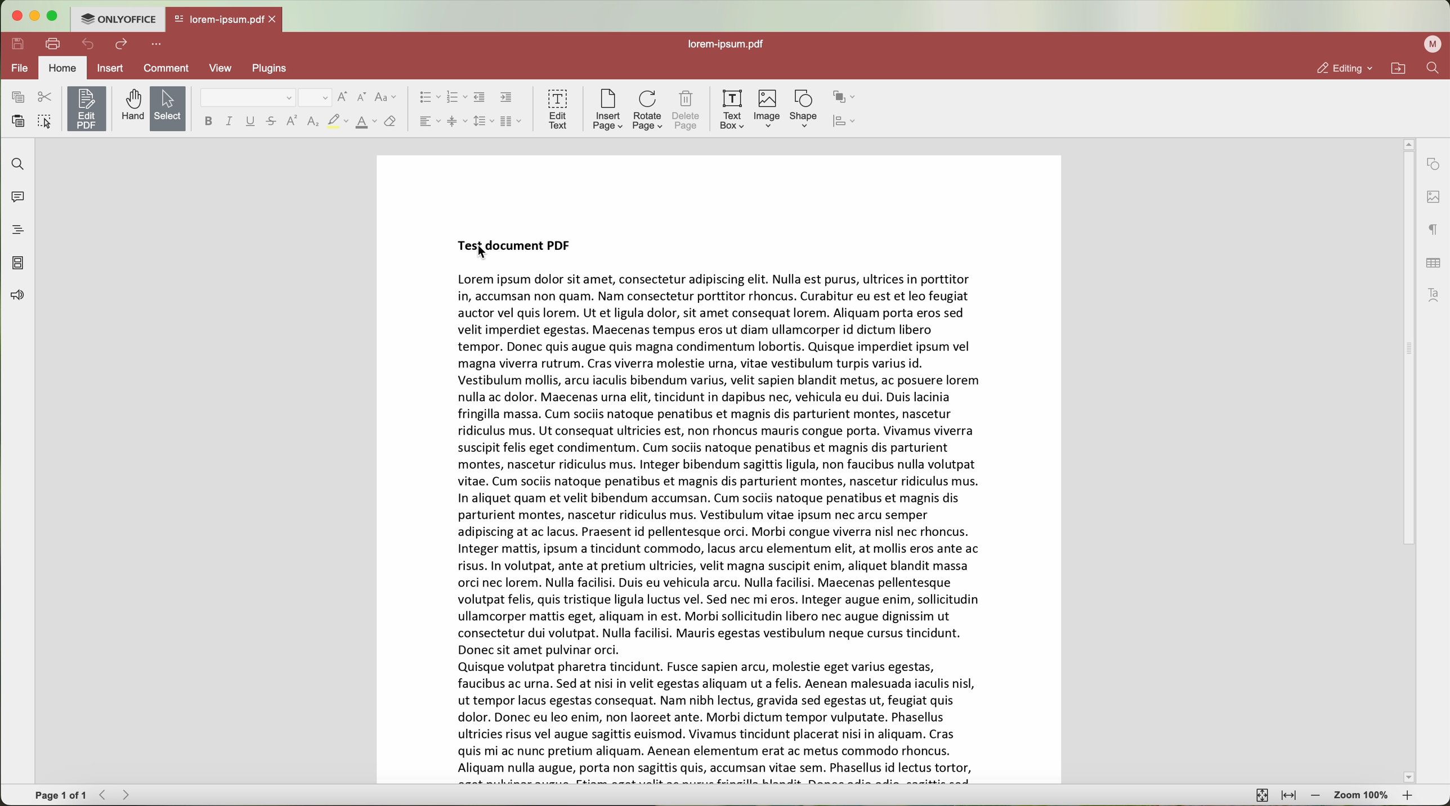 The image size is (1450, 806). Describe the element at coordinates (57, 796) in the screenshot. I see `page 1 of 1` at that location.